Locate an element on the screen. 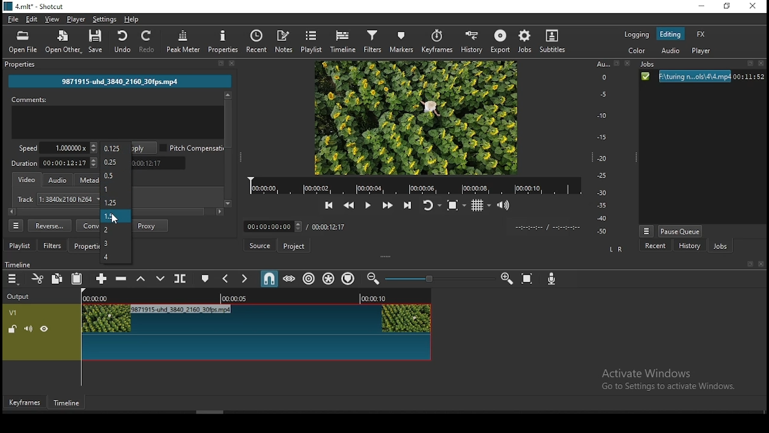 This screenshot has height=433, width=769. track is located at coordinates (56, 199).